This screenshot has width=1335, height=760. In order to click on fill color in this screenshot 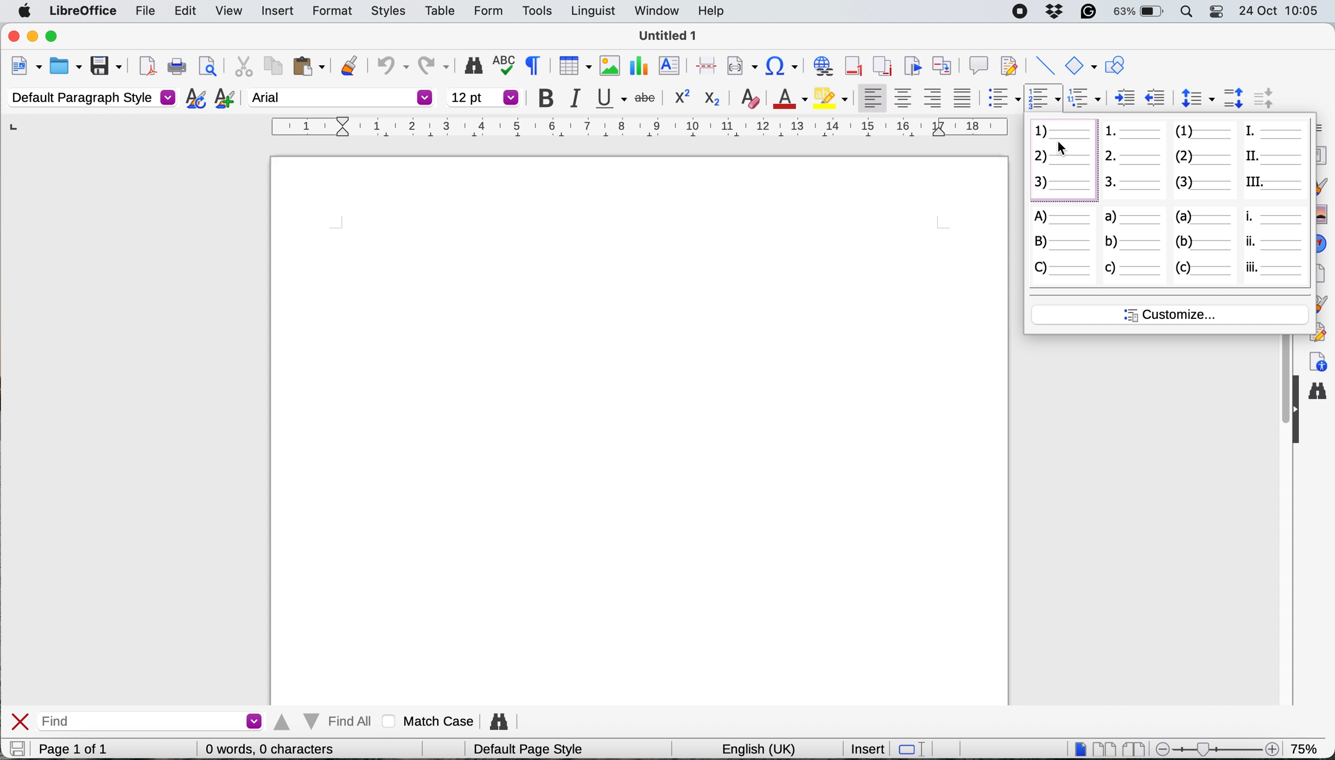, I will do `click(831, 97)`.